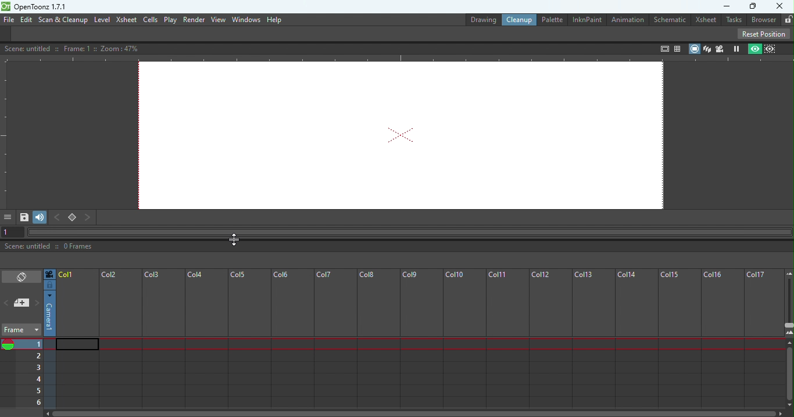  What do you see at coordinates (51, 315) in the screenshot?
I see `Click to select camera` at bounding box center [51, 315].